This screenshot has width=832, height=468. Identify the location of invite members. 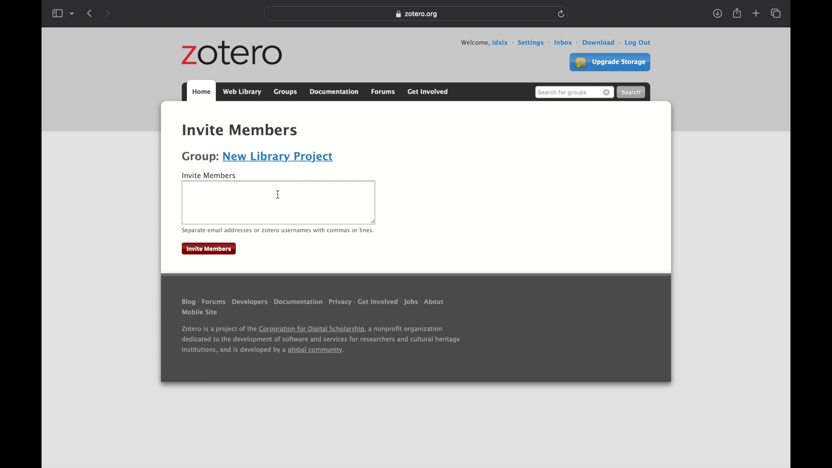
(208, 249).